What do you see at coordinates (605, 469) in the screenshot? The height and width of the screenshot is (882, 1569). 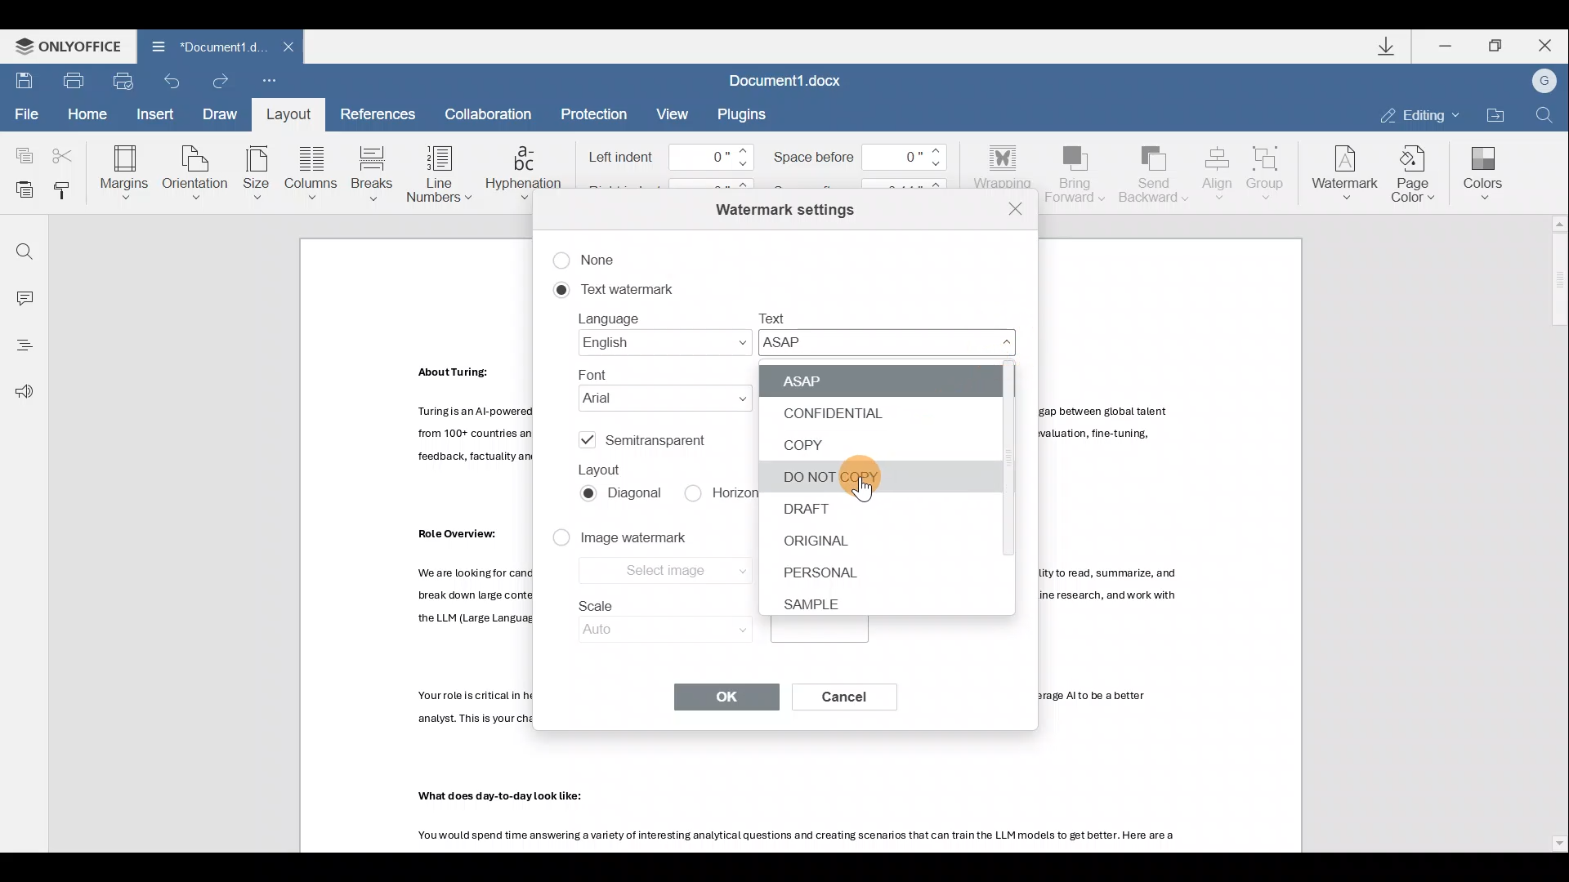 I see `Layout` at bounding box center [605, 469].